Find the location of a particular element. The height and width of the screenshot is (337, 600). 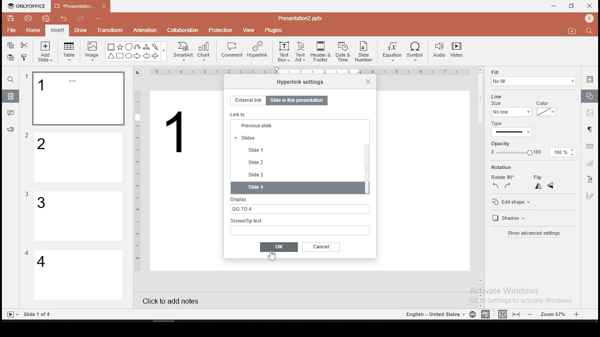

 is located at coordinates (138, 180).